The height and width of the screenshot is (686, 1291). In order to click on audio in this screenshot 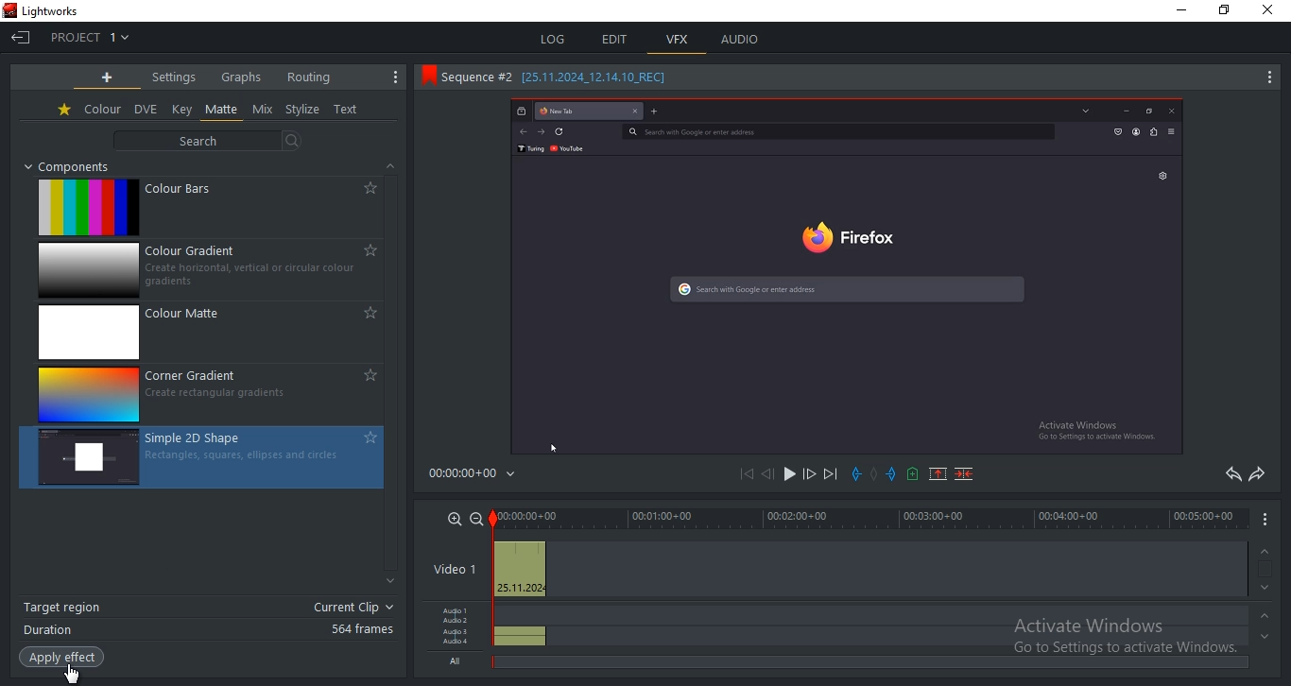, I will do `click(518, 626)`.